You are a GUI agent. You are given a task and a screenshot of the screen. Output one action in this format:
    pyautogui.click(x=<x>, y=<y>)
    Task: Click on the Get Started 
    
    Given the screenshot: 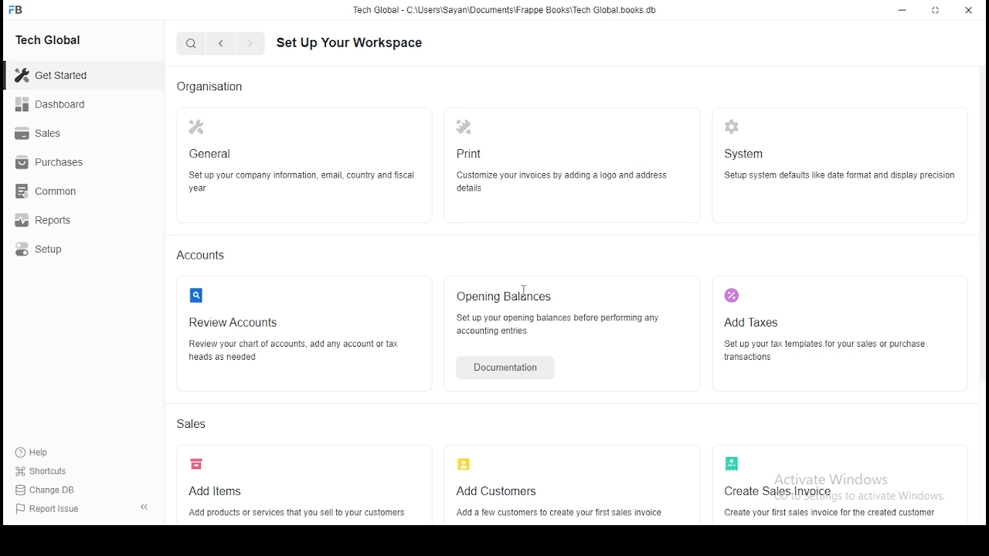 What is the action you would take?
    pyautogui.click(x=70, y=75)
    